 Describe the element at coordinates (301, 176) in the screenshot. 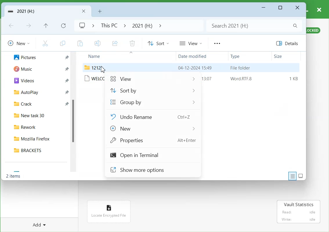

I see `Display item by using large thumbnail` at that location.